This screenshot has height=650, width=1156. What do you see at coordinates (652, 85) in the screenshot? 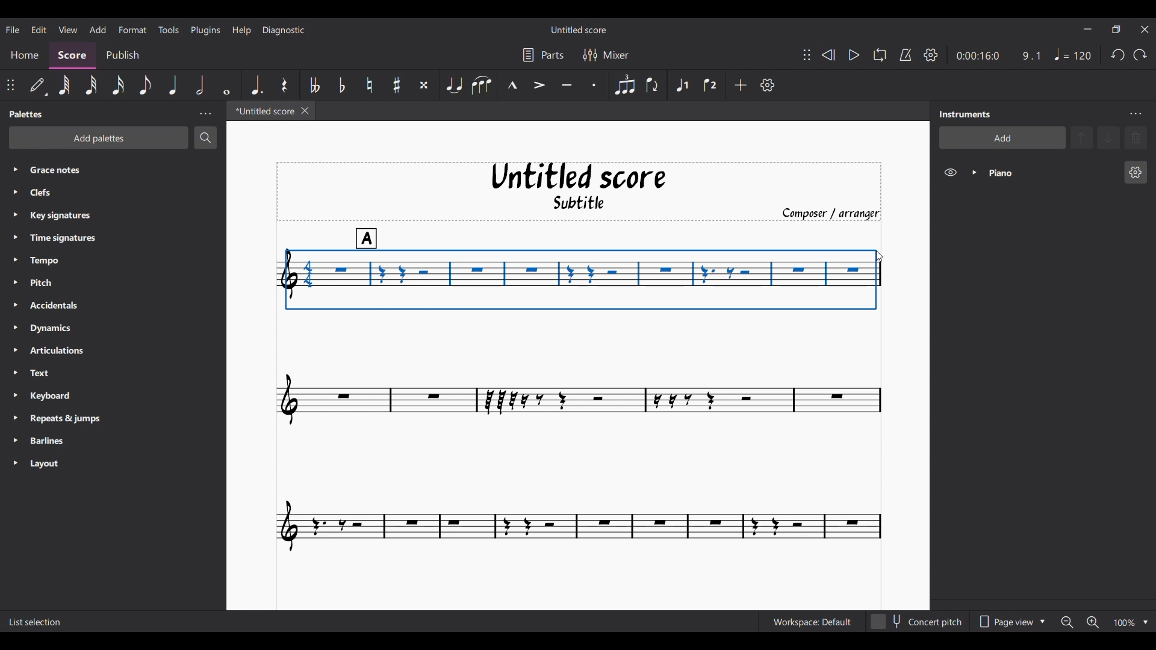
I see `Flip direction` at bounding box center [652, 85].